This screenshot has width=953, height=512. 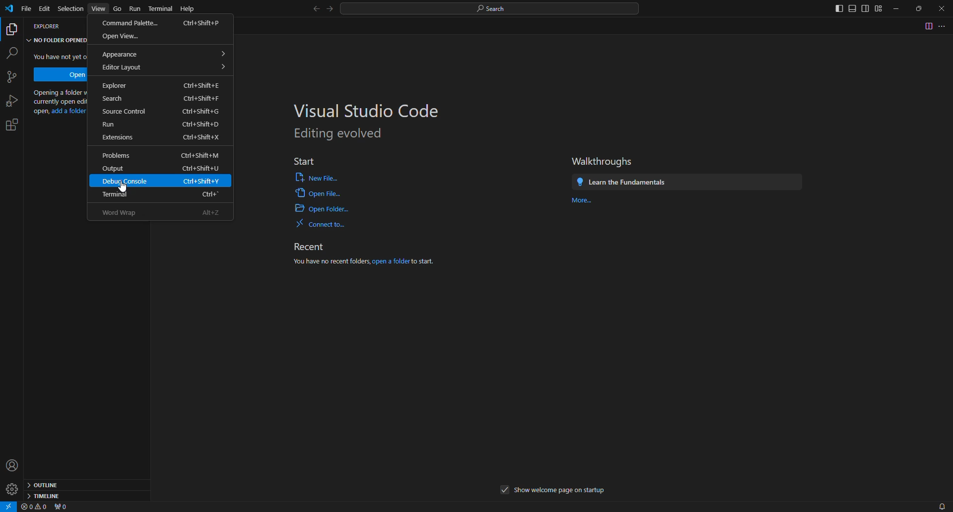 What do you see at coordinates (853, 9) in the screenshot?
I see `Move to sides` at bounding box center [853, 9].